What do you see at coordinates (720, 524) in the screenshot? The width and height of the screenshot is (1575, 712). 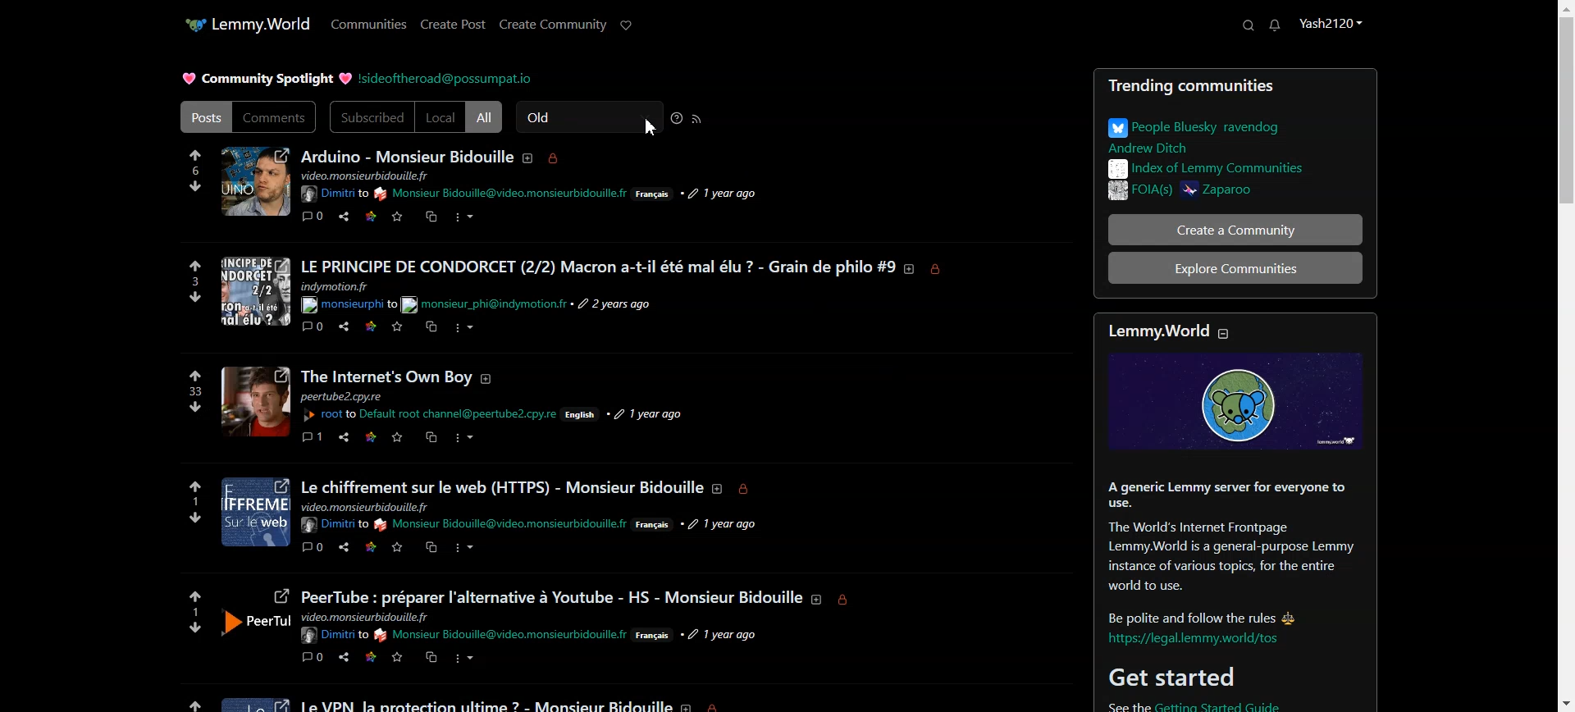 I see `` at bounding box center [720, 524].